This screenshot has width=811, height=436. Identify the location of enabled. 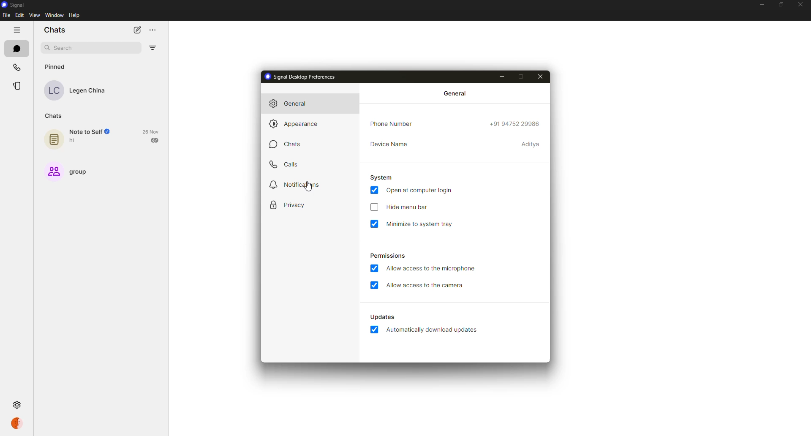
(374, 191).